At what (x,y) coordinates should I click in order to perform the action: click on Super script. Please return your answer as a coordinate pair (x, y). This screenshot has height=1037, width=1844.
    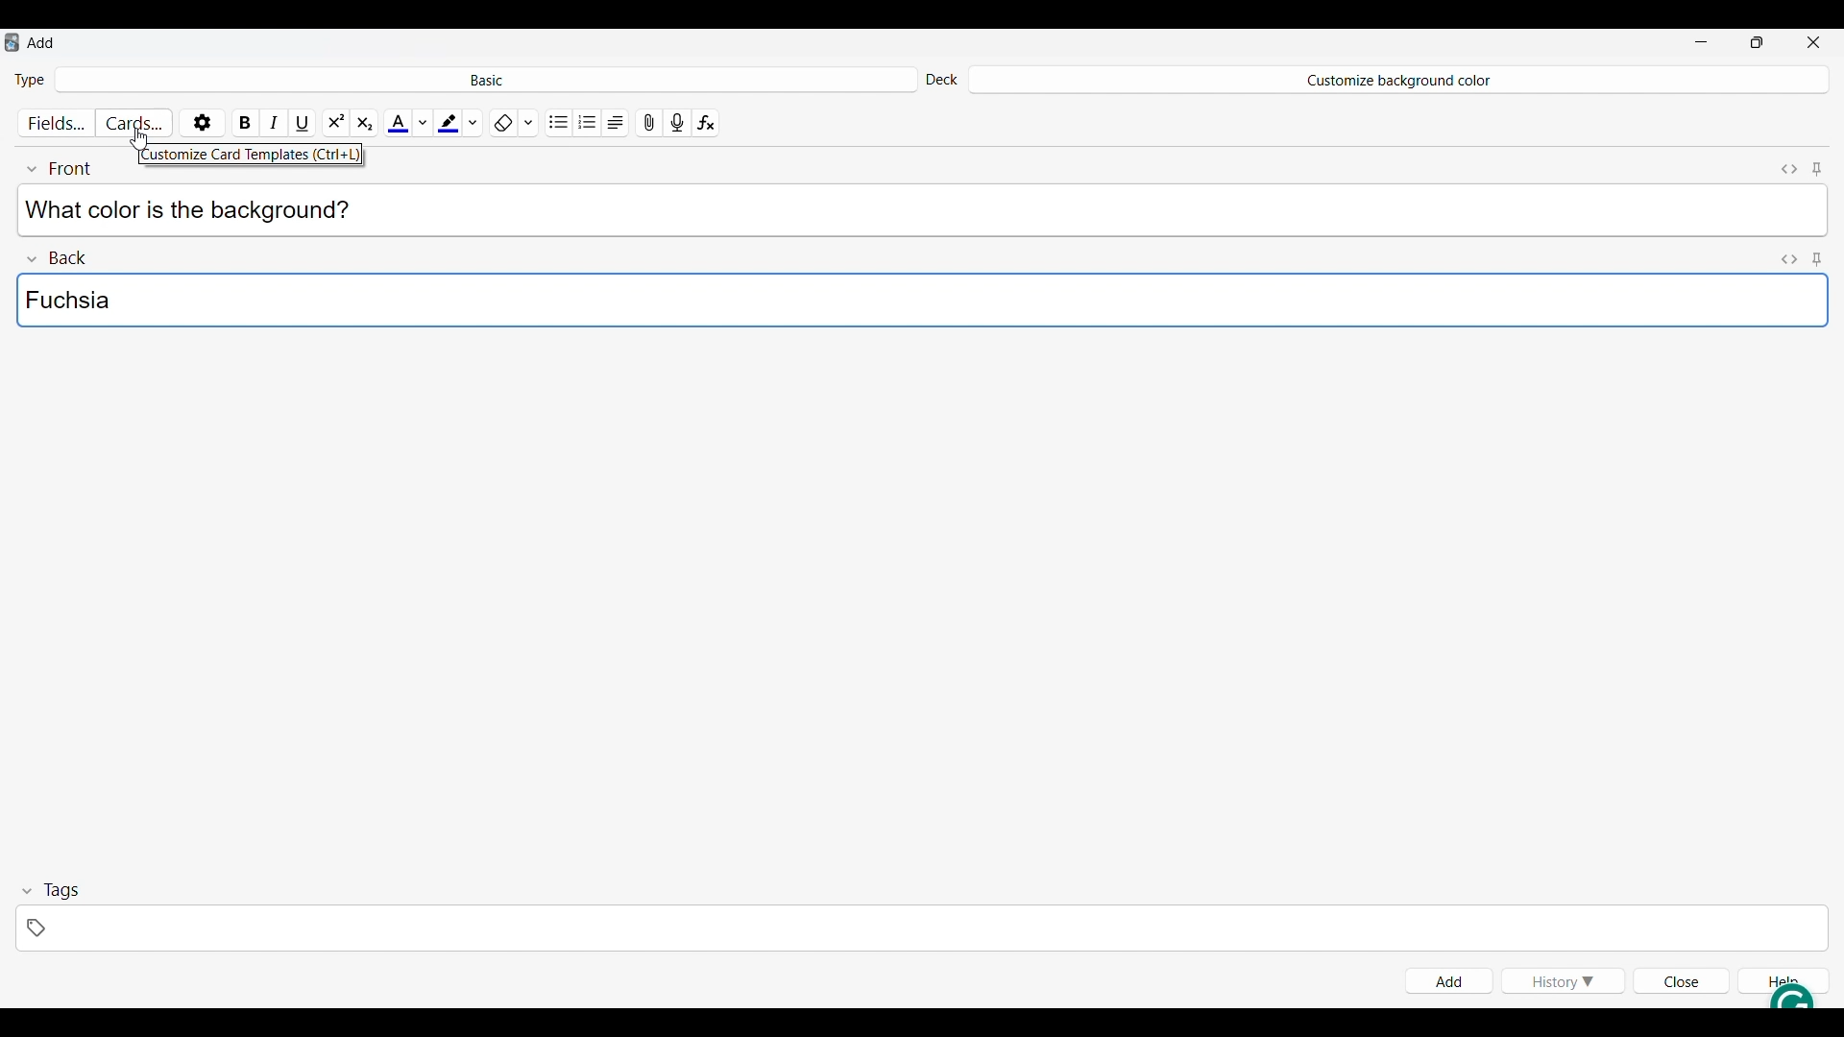
    Looking at the image, I should click on (336, 120).